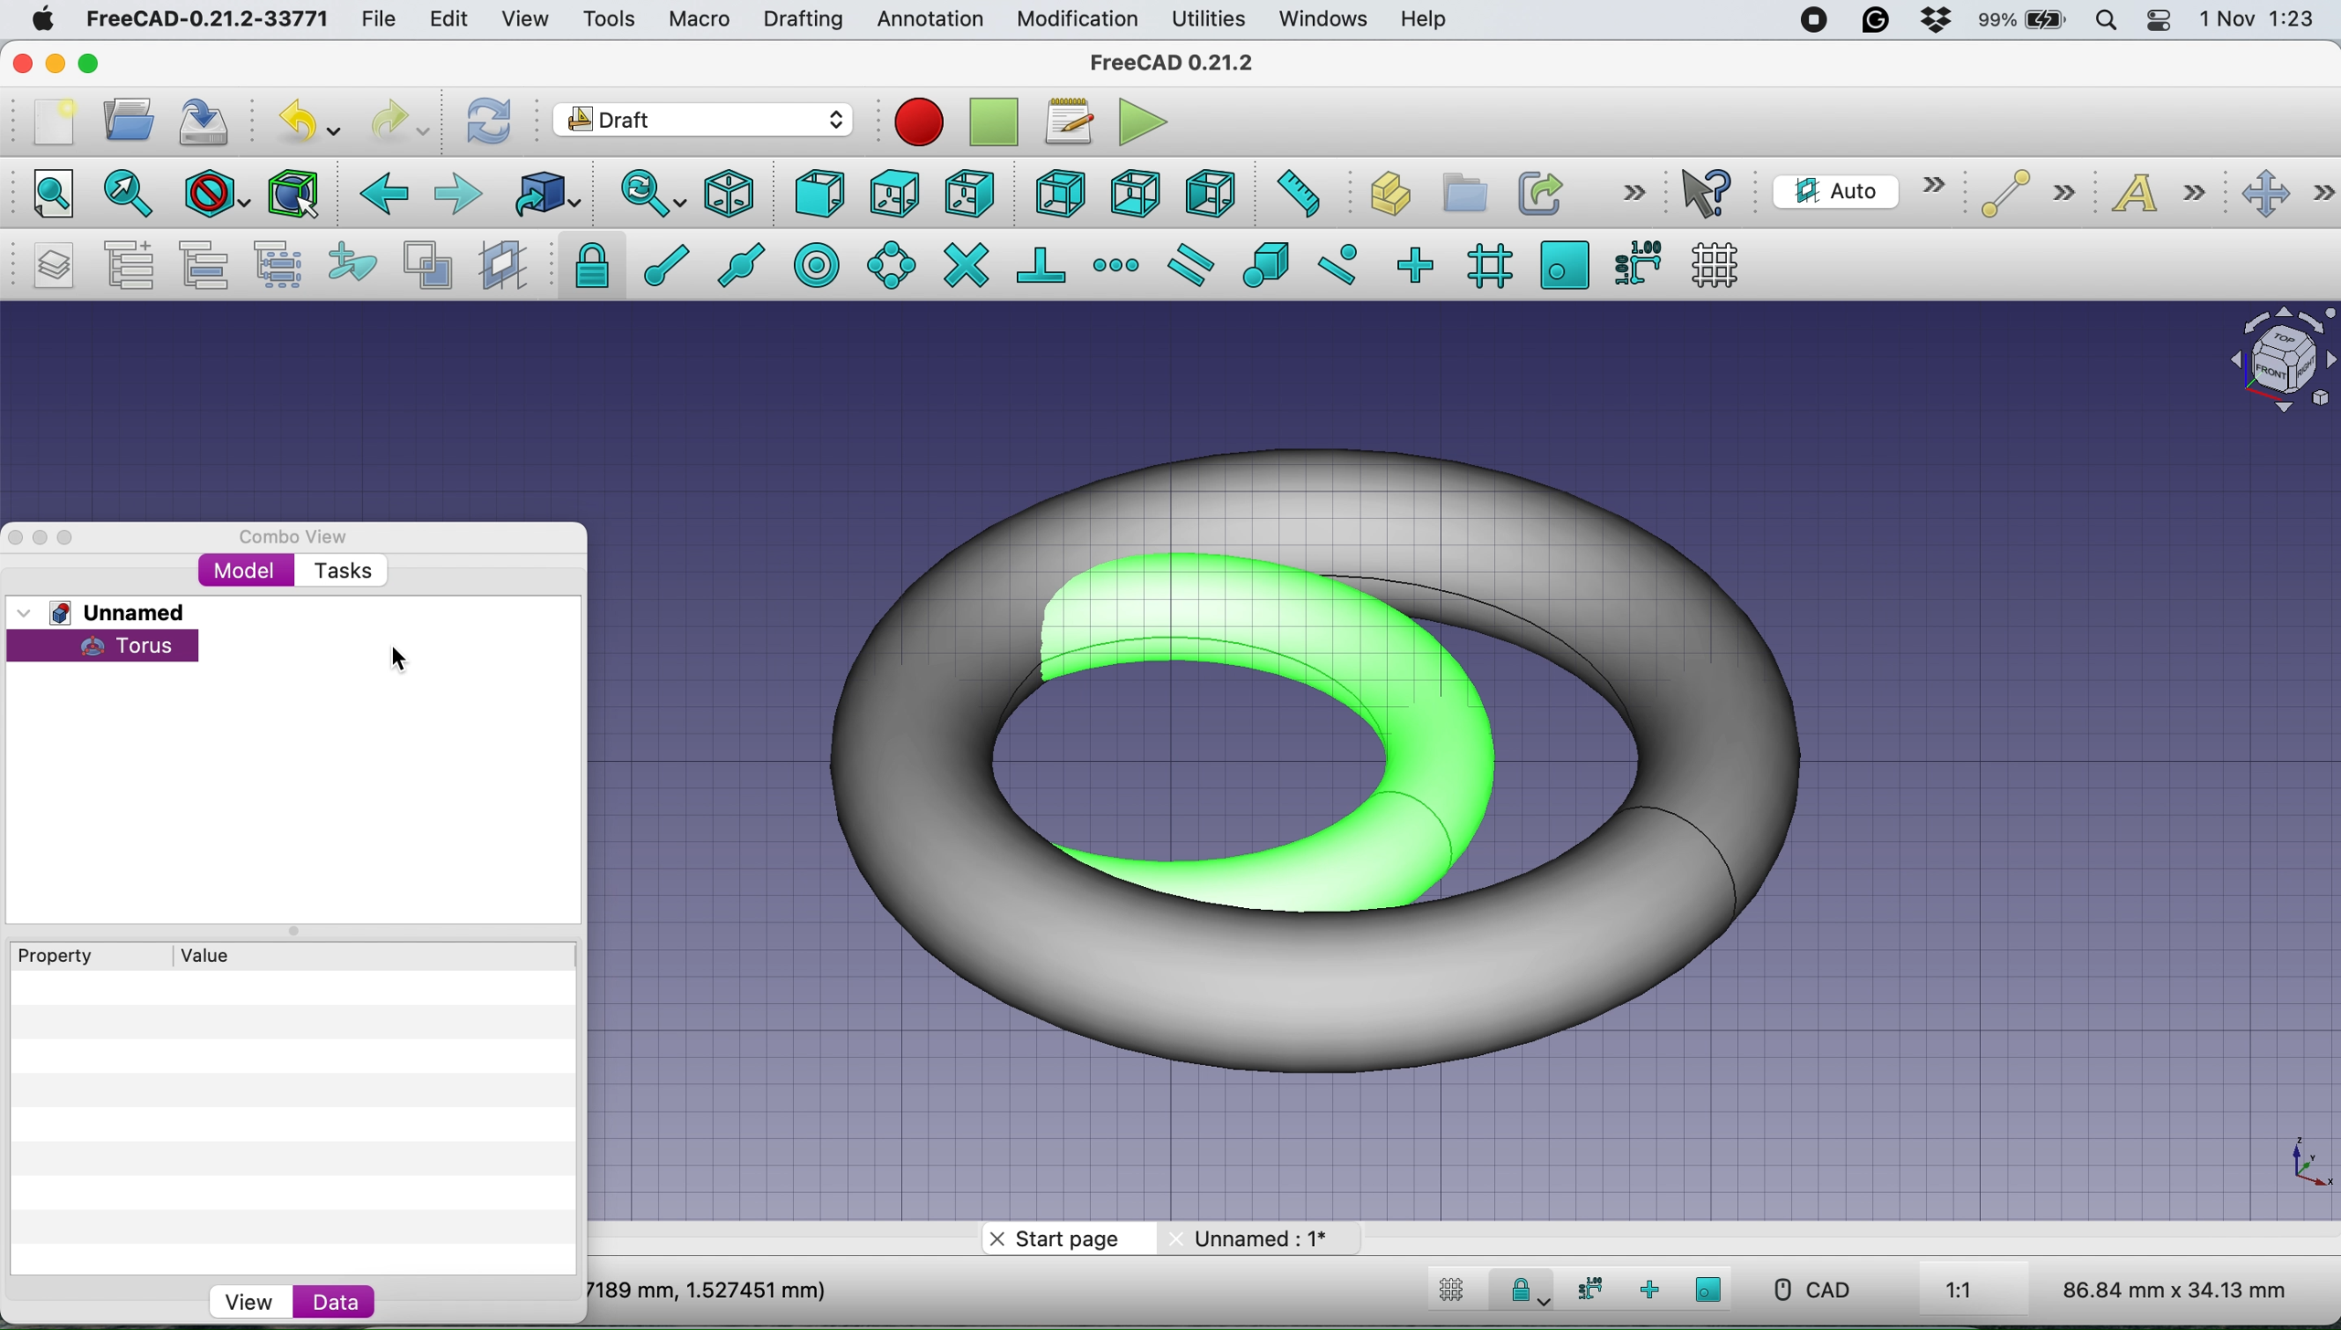 The image size is (2341, 1330). I want to click on Toggle Floating Window, so click(43, 539).